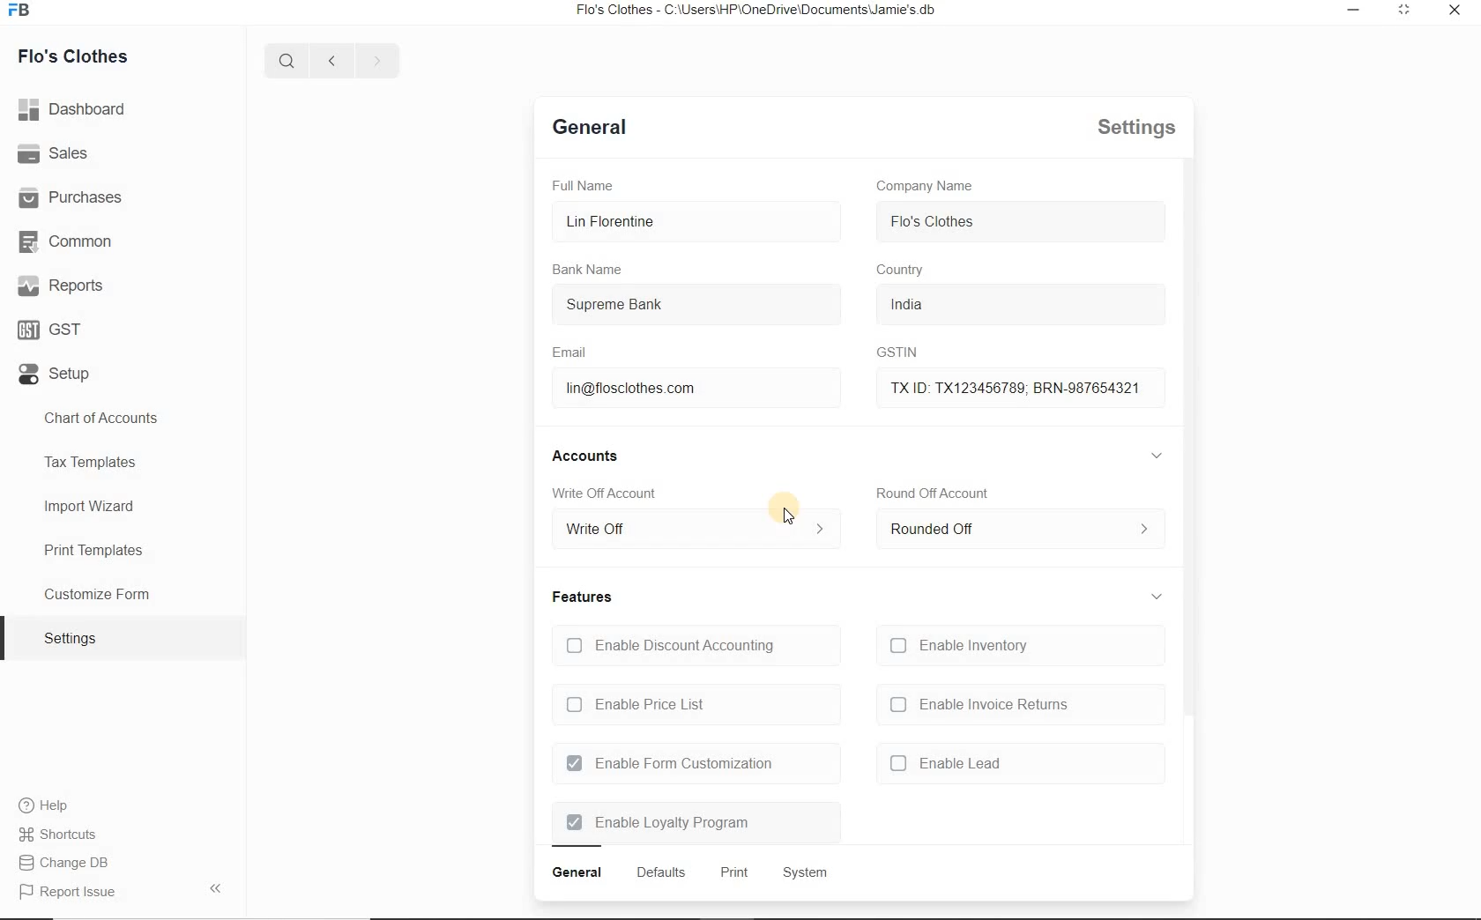 This screenshot has width=1481, height=920. I want to click on close window, so click(1452, 11).